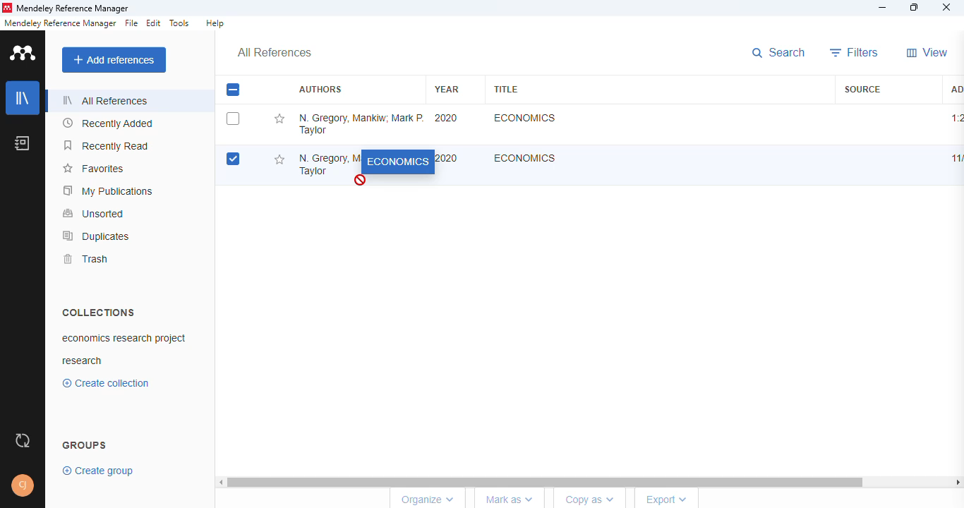 This screenshot has height=508, width=964. What do you see at coordinates (85, 444) in the screenshot?
I see `groups` at bounding box center [85, 444].